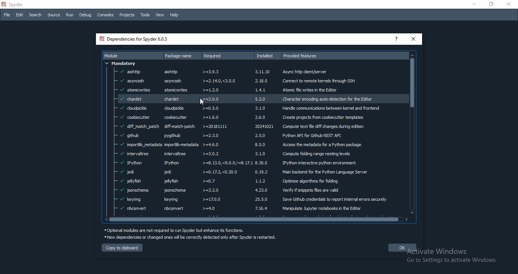 The width and height of the screenshot is (518, 274). I want to click on Minimise, so click(473, 5).